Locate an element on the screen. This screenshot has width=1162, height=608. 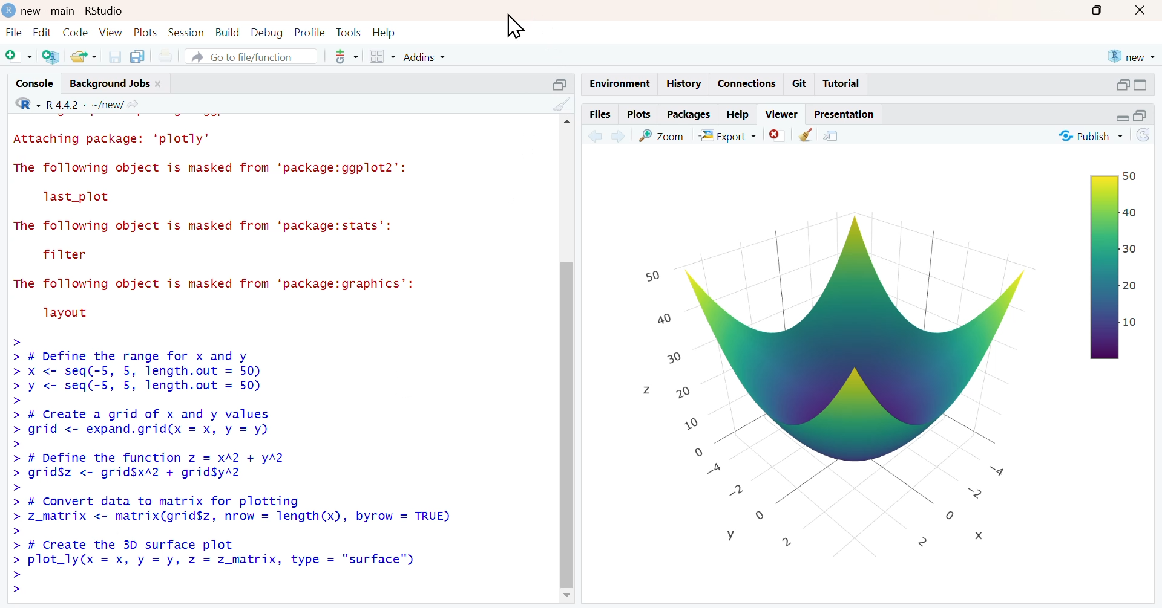
3D plot is located at coordinates (875, 377).